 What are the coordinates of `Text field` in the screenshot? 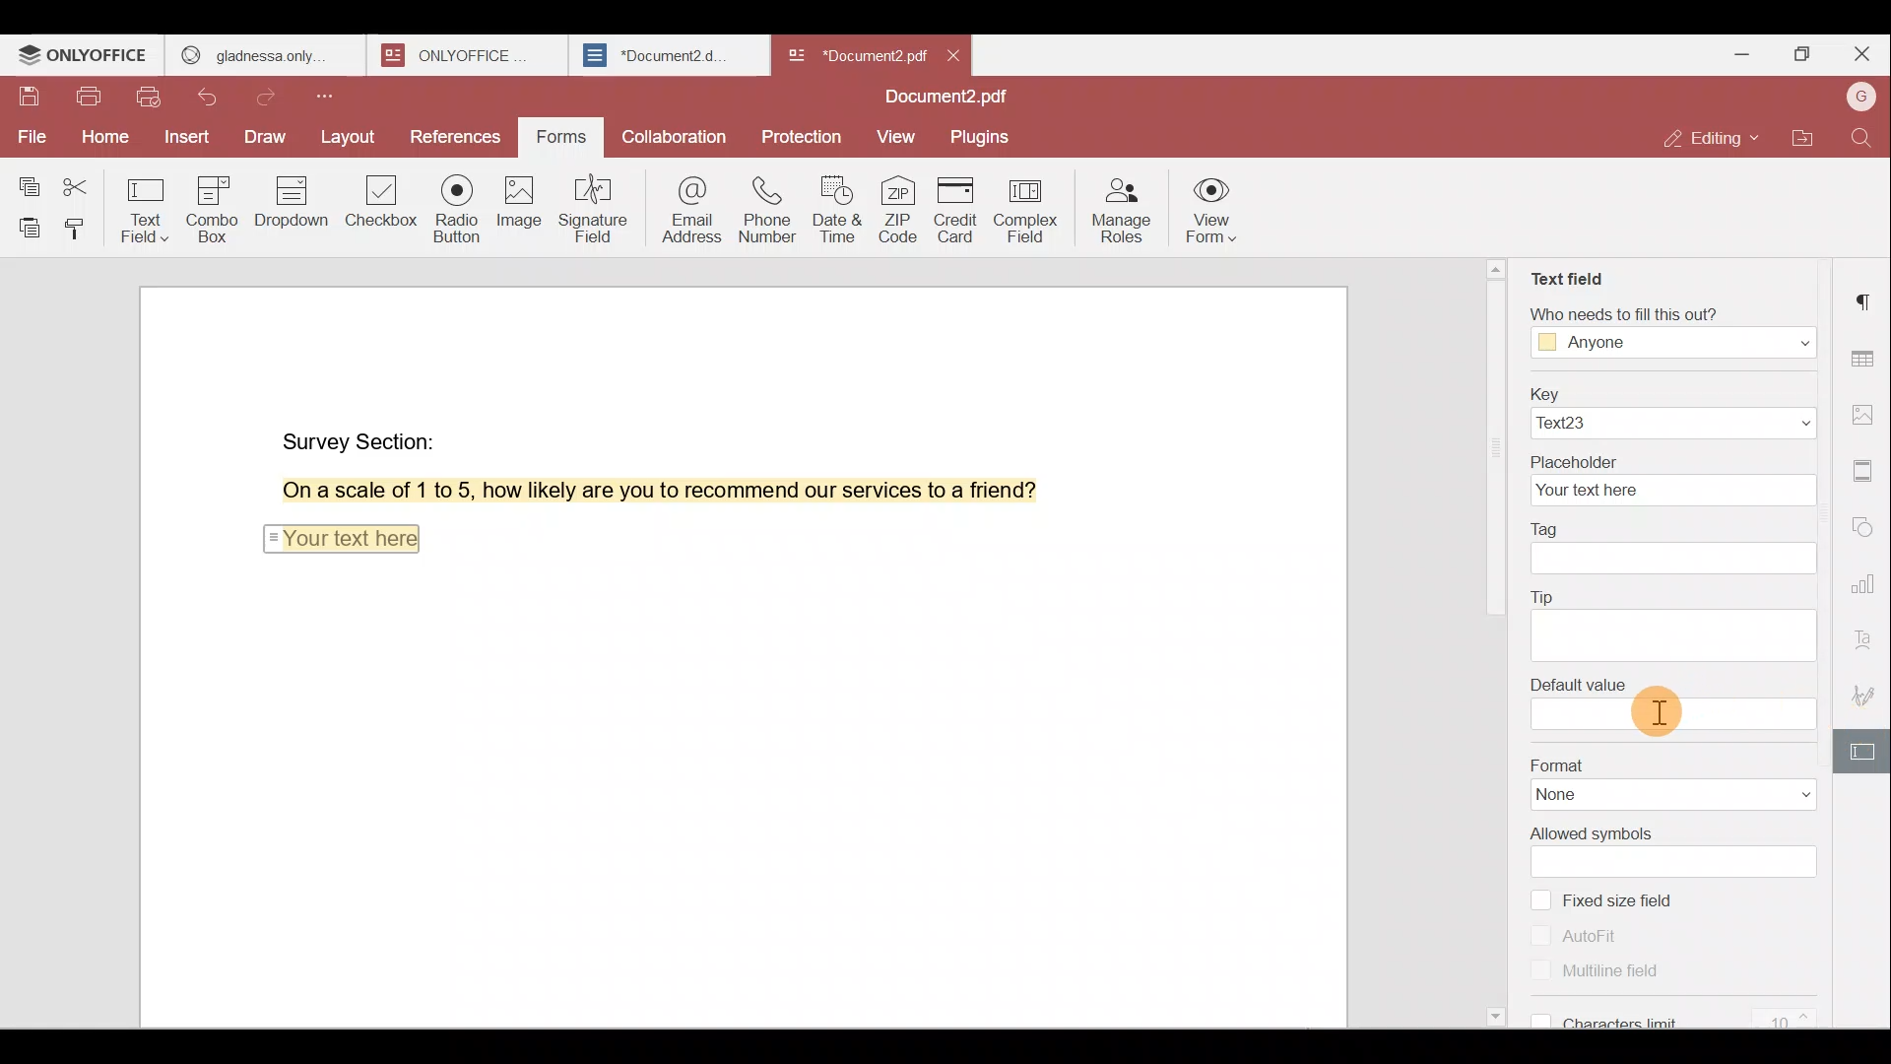 It's located at (148, 205).